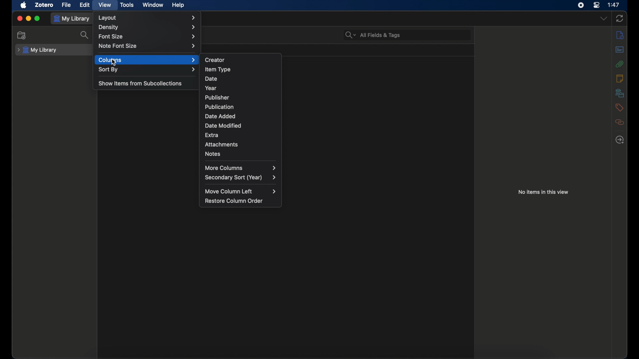 This screenshot has width=639, height=359. I want to click on tags, so click(619, 107).